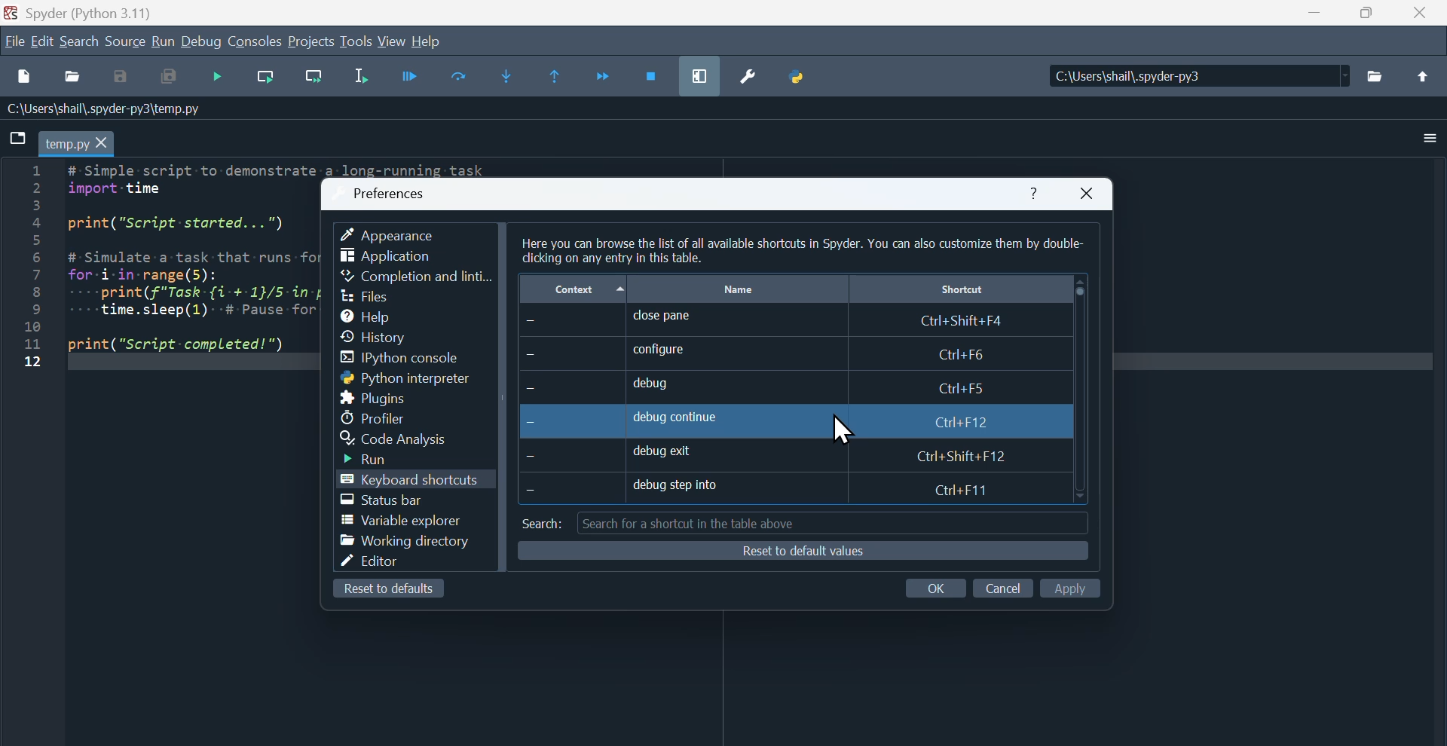 This screenshot has height=746, width=1447. I want to click on dose pane, so click(785, 321).